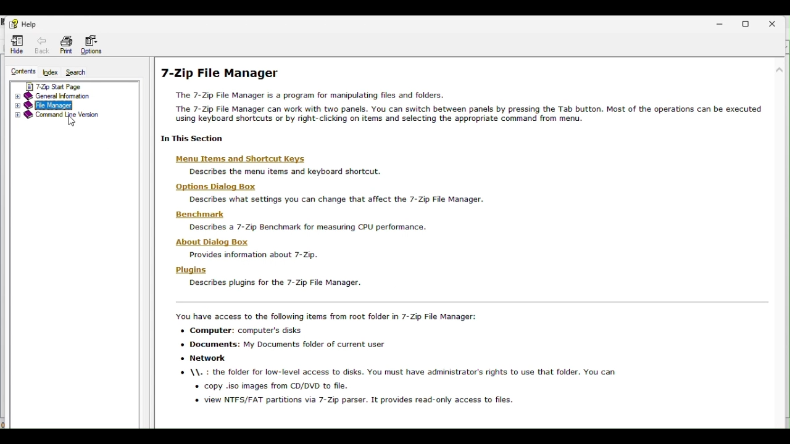 Image resolution: width=790 pixels, height=444 pixels. I want to click on General information, so click(64, 96).